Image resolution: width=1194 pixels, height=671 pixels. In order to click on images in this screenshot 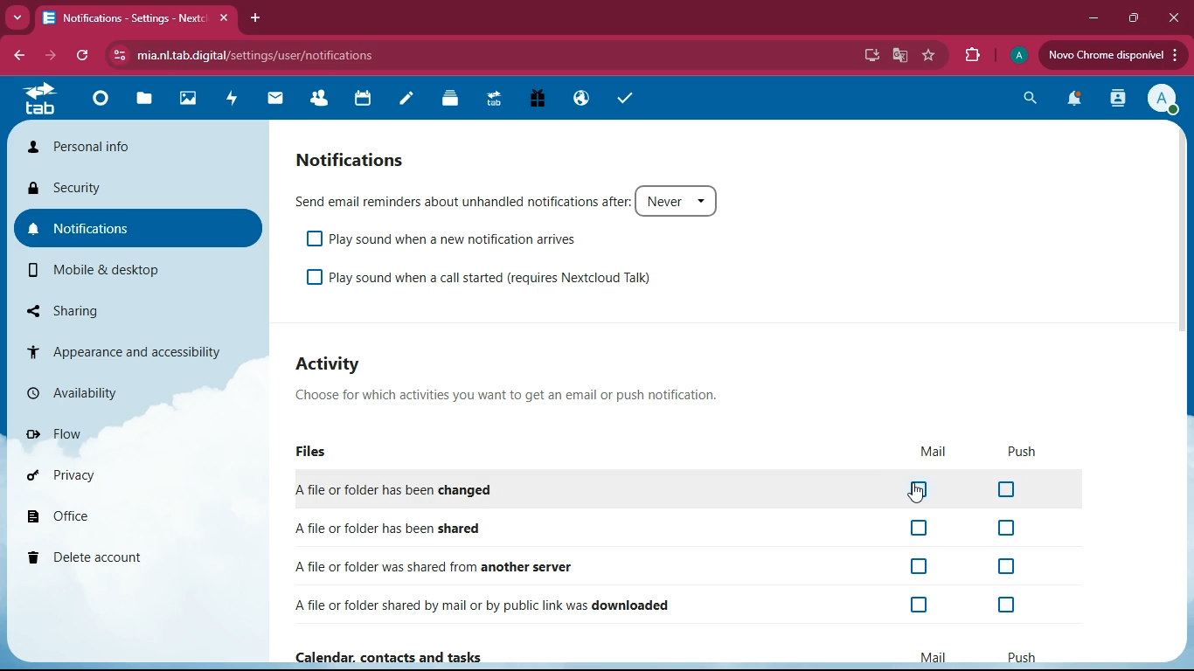, I will do `click(186, 100)`.